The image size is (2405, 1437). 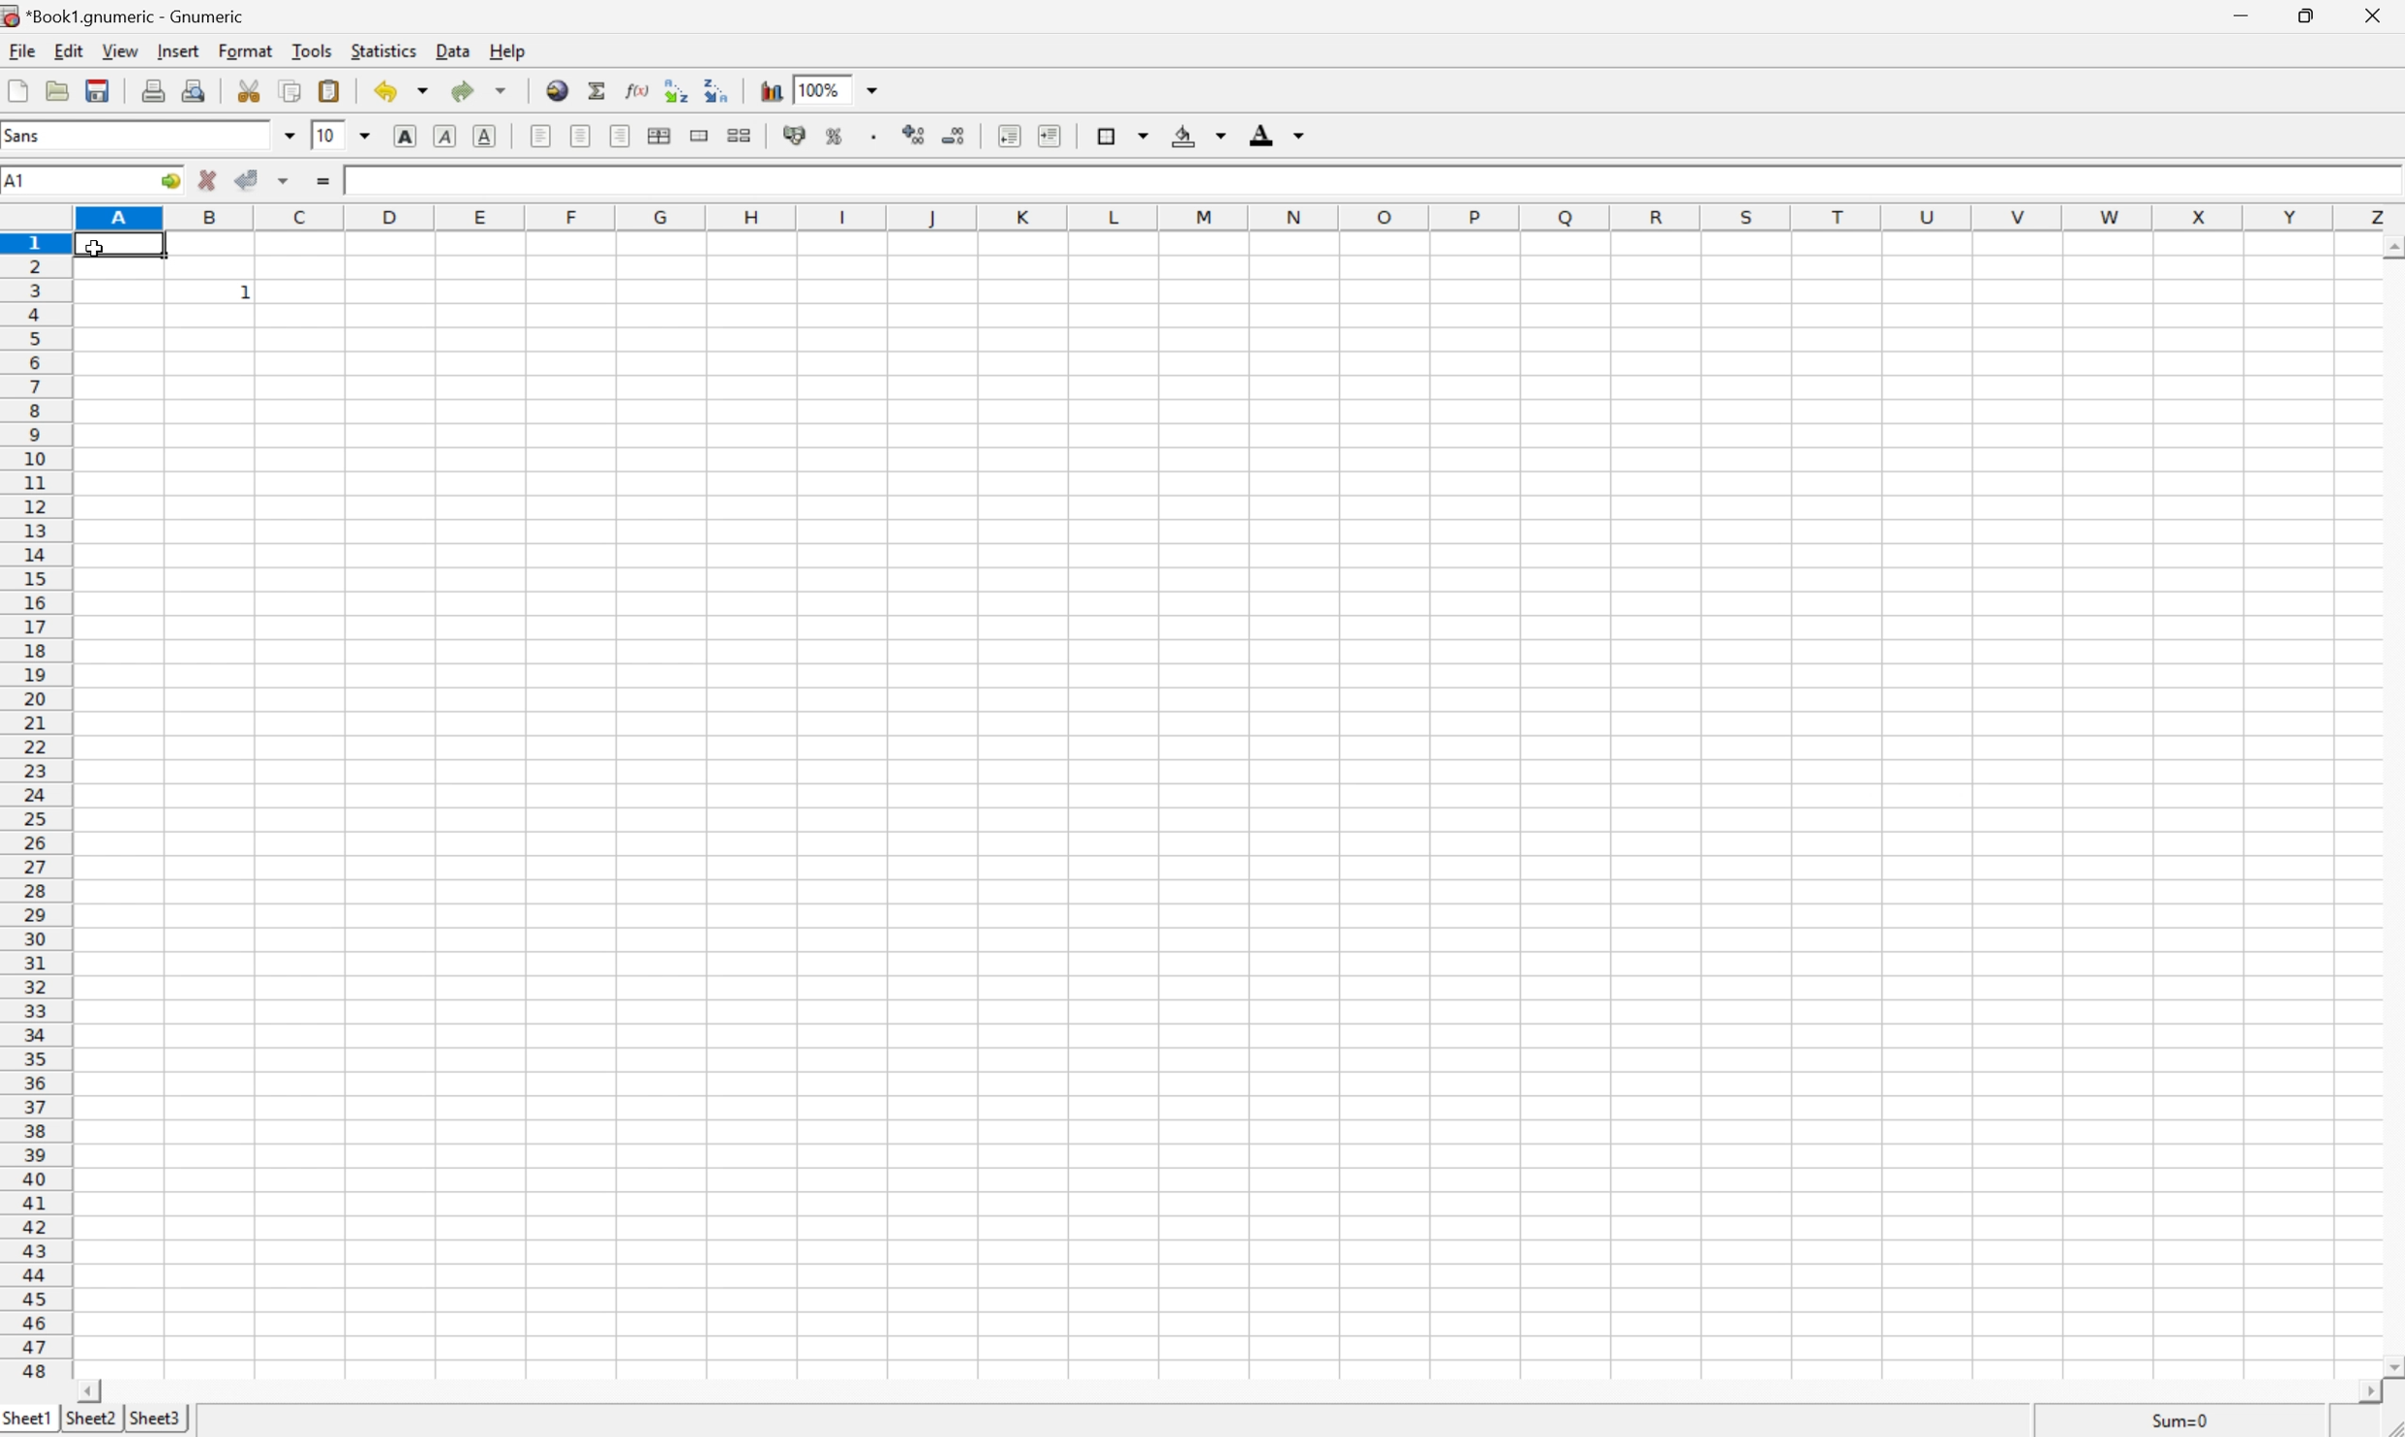 I want to click on , so click(x=19, y=52).